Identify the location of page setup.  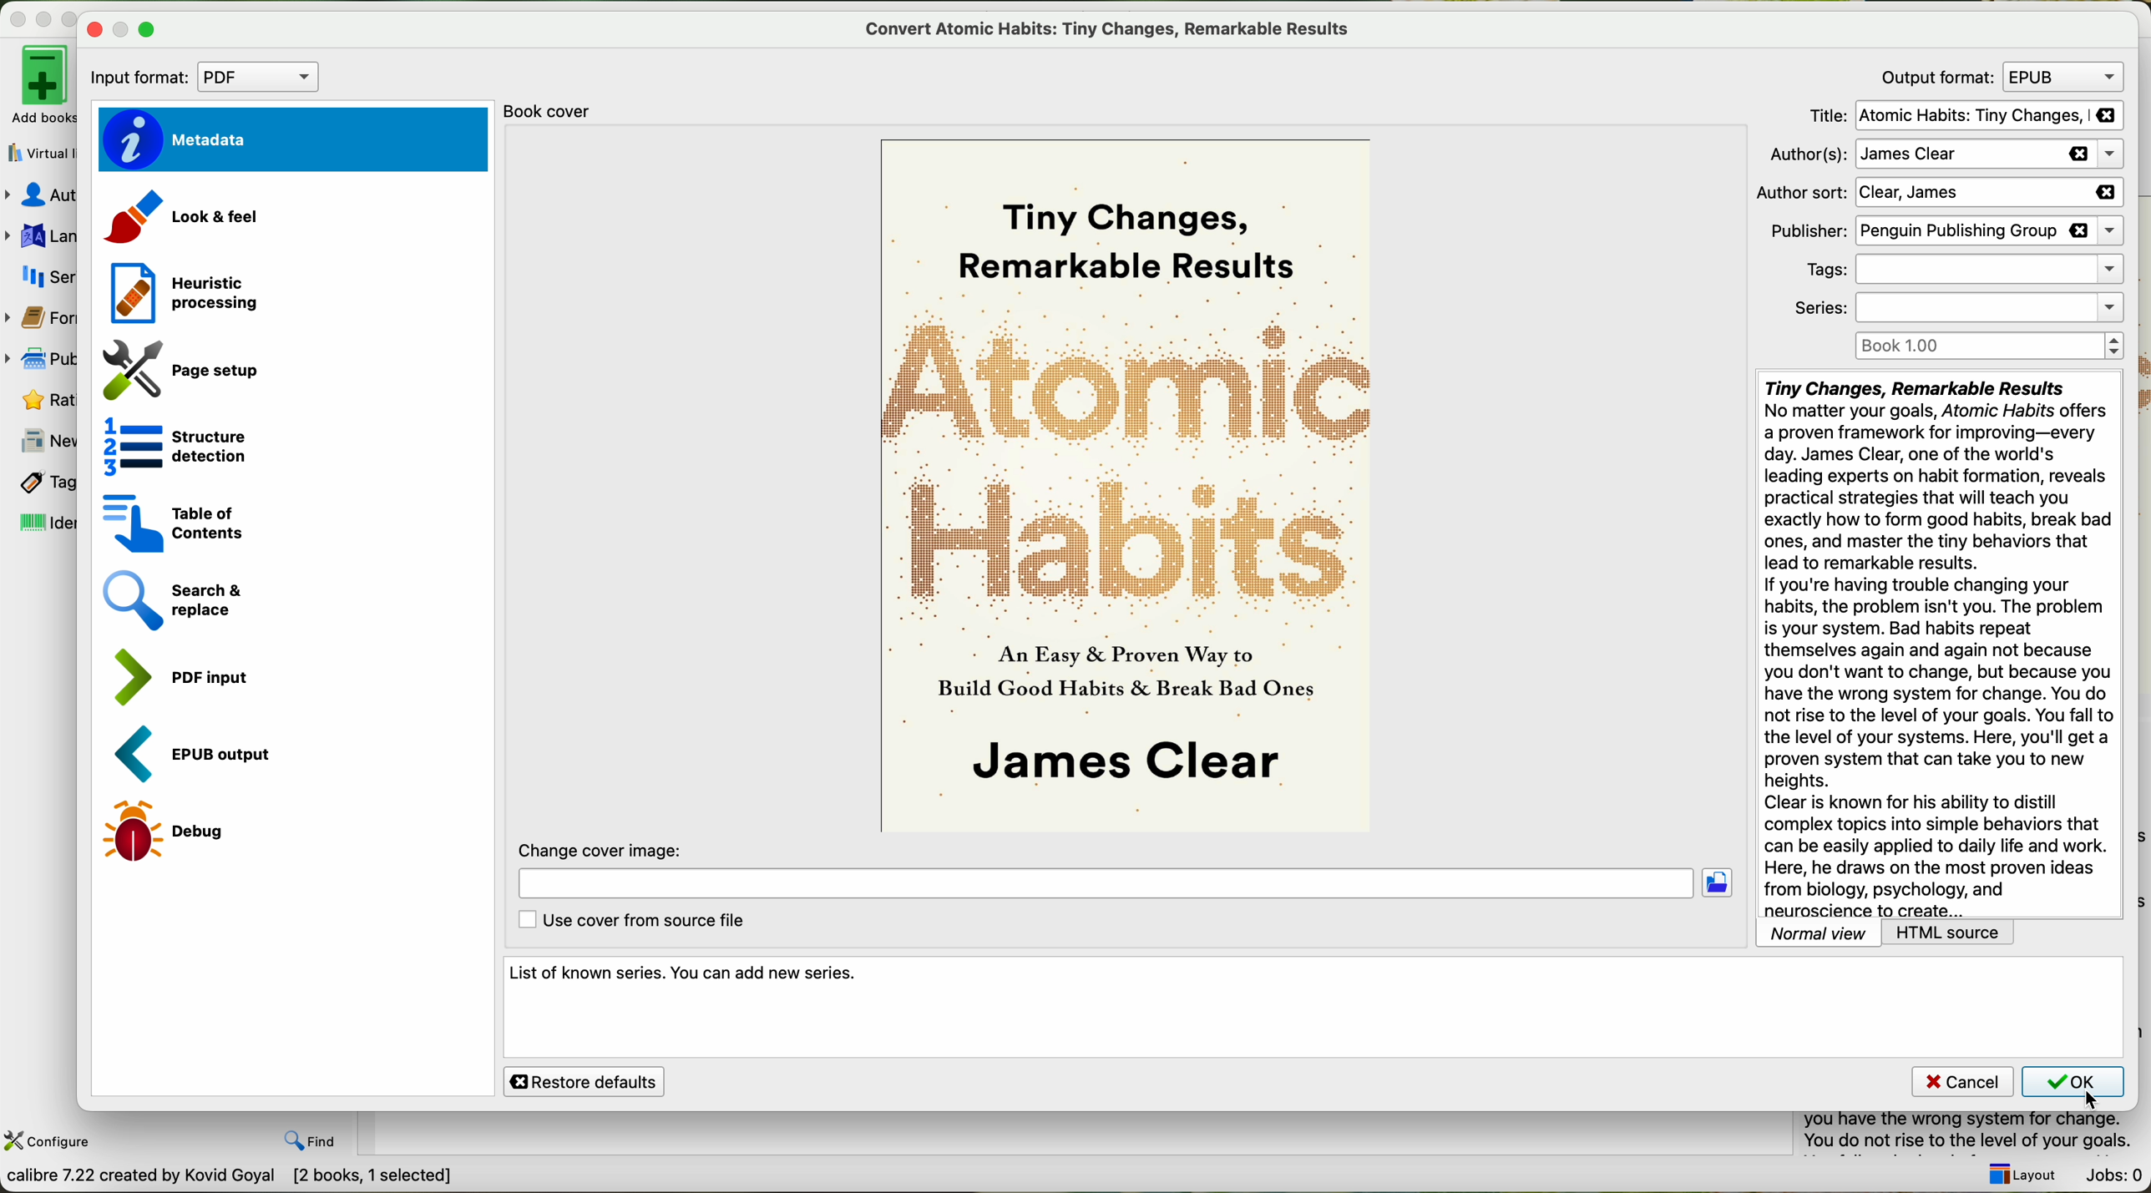
(174, 366).